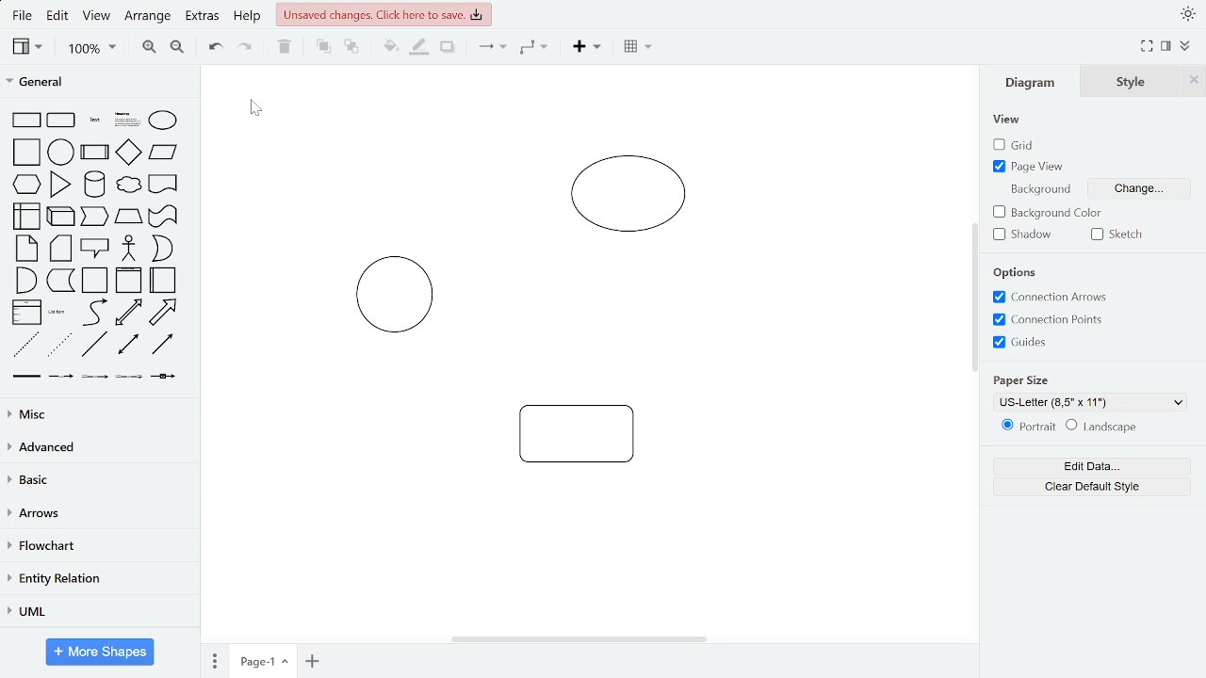  I want to click on internal storage, so click(29, 216).